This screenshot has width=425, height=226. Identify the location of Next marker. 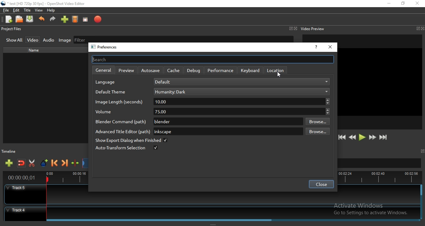
(65, 164).